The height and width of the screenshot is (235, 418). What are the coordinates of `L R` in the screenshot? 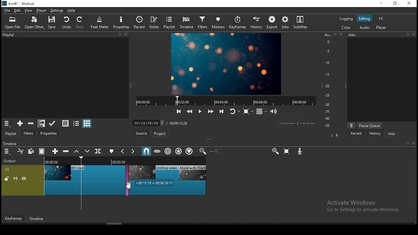 It's located at (335, 134).